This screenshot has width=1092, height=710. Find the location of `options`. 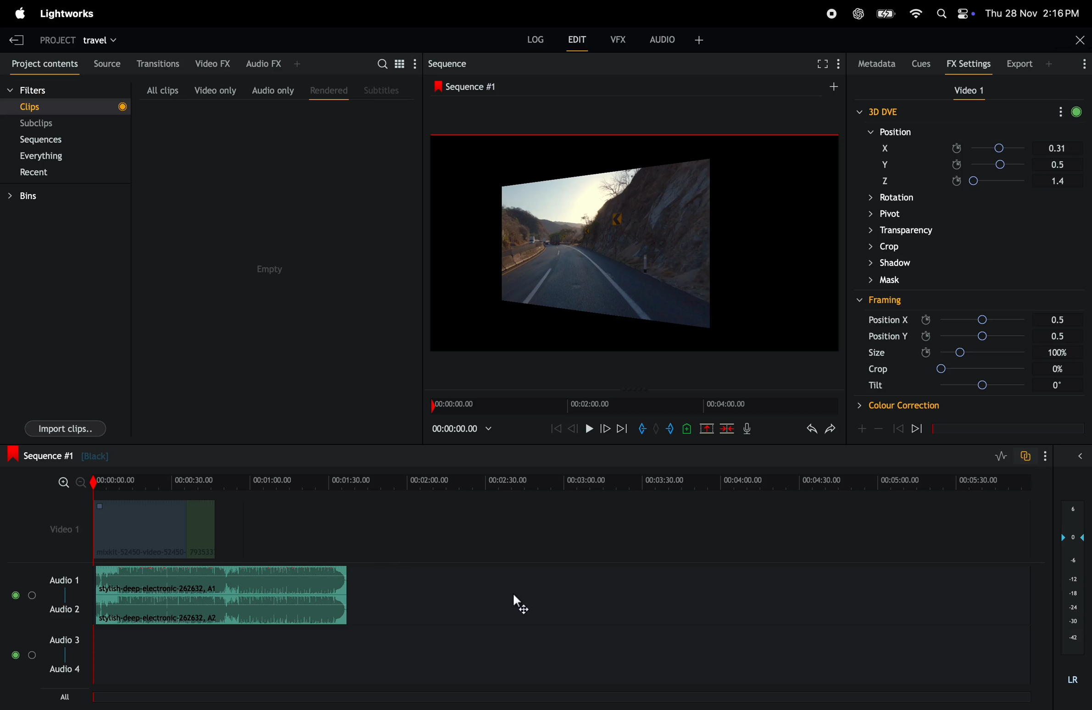

options is located at coordinates (1083, 455).